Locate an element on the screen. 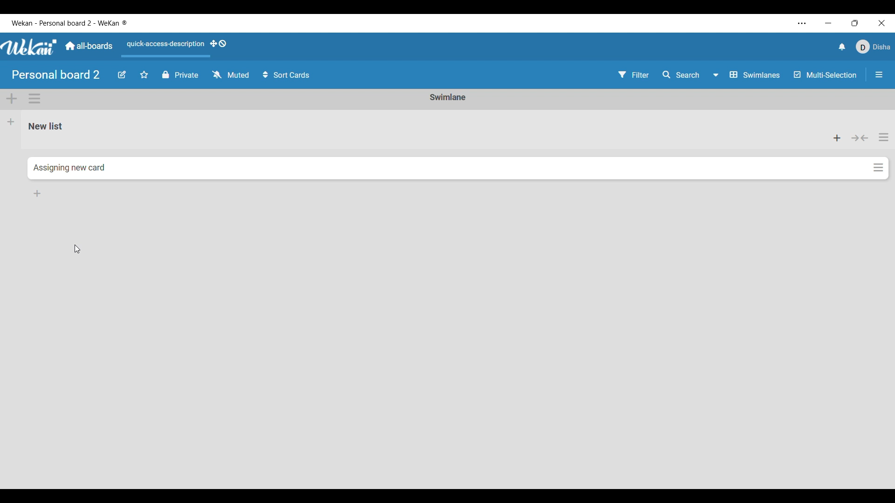 This screenshot has height=503, width=895. Software logo is located at coordinates (29, 47).